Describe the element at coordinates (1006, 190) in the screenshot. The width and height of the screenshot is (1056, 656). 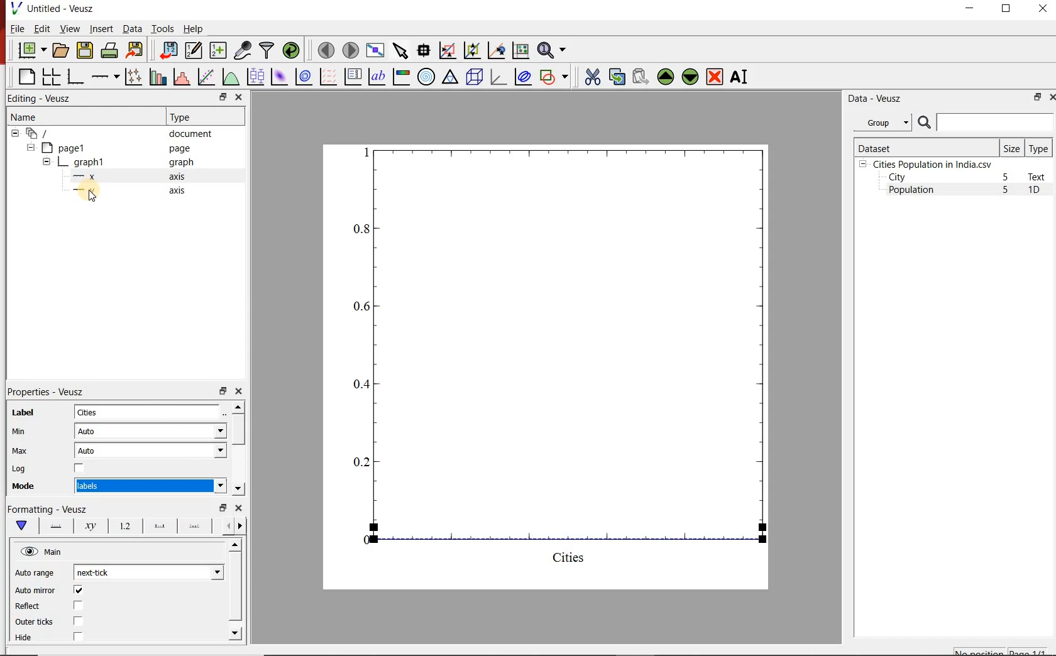
I see `5` at that location.